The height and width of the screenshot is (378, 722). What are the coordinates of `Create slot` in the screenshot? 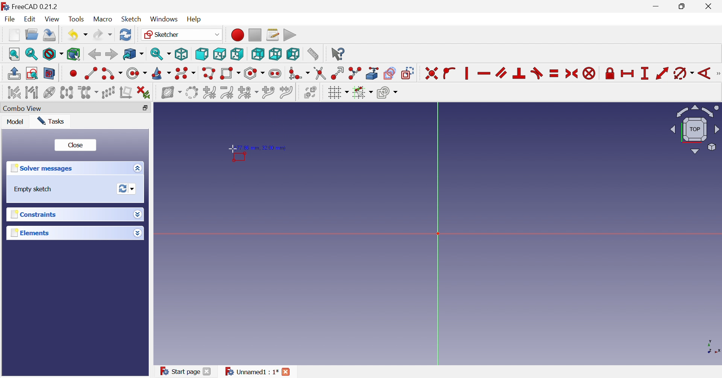 It's located at (276, 74).